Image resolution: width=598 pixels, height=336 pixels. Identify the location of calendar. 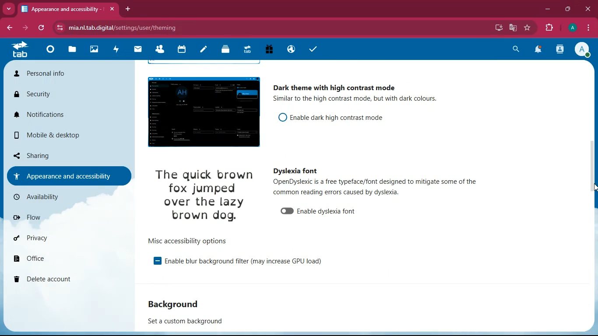
(183, 49).